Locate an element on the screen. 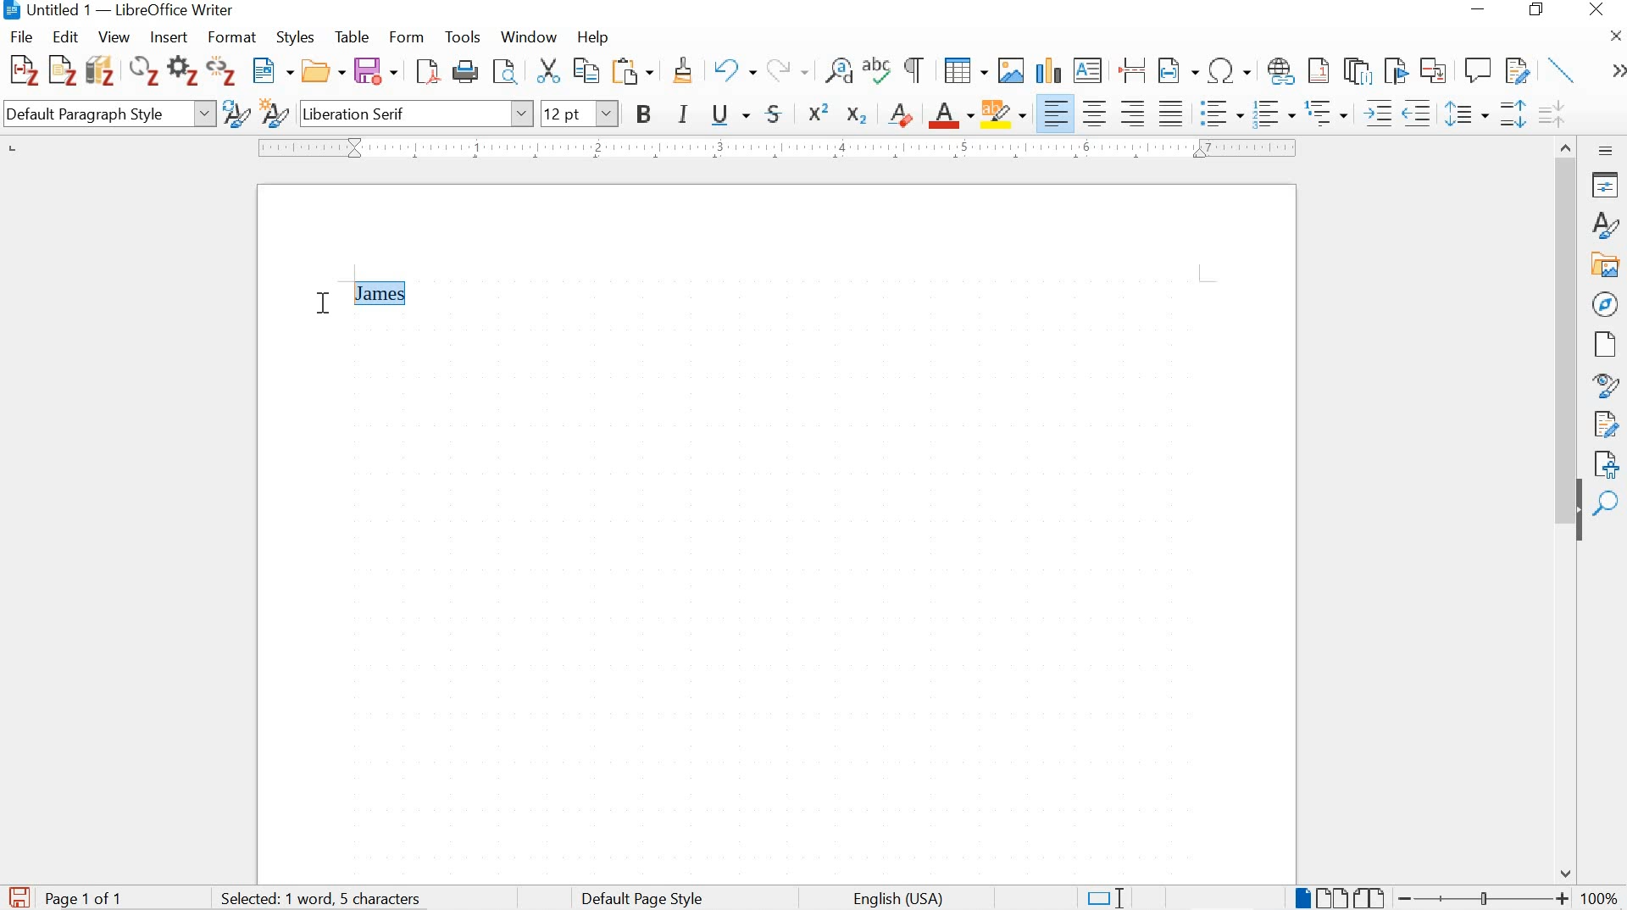 This screenshot has height=910, width=1627. insert chart is located at coordinates (1047, 72).